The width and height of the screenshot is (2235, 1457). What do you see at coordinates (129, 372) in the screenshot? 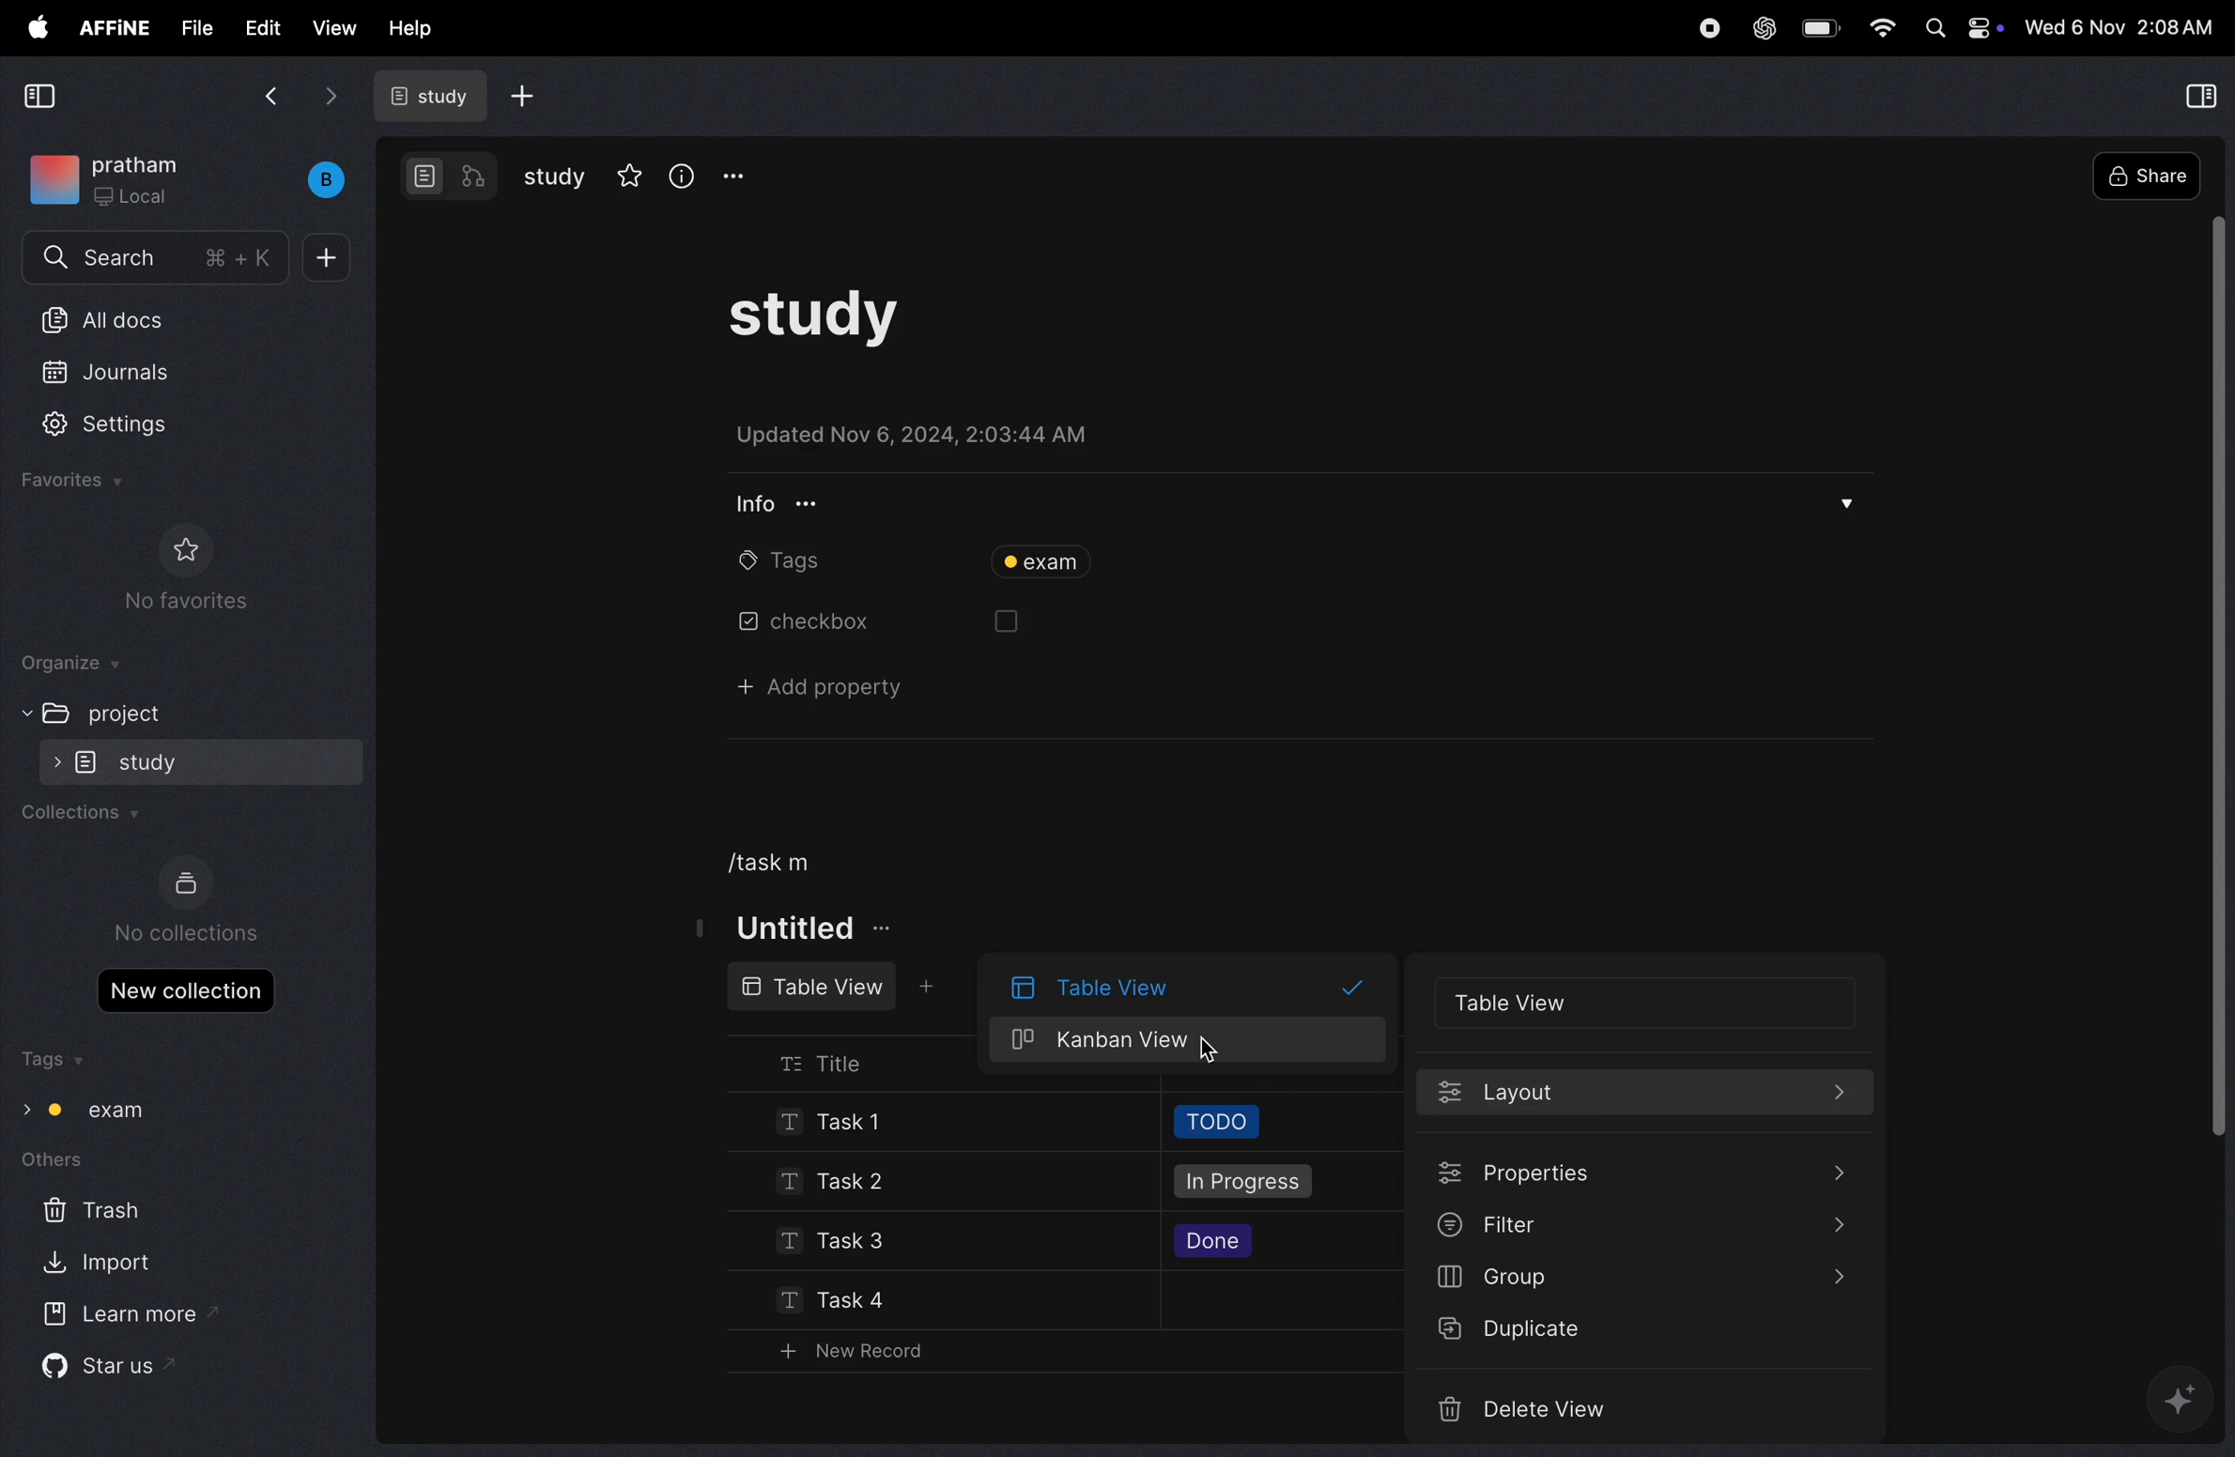
I see `jornals` at bounding box center [129, 372].